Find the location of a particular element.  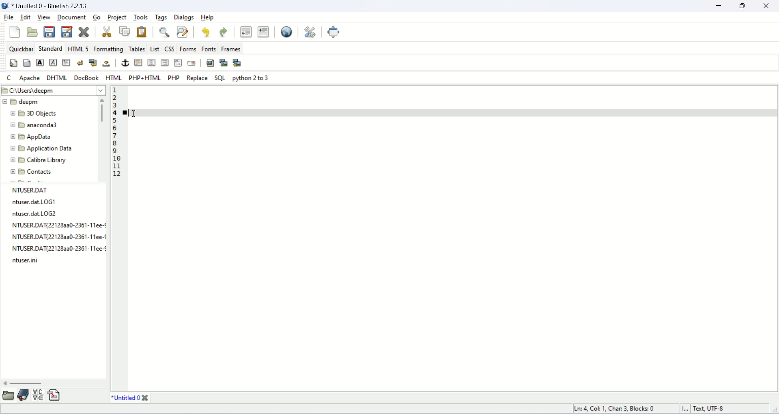

HTML 5 is located at coordinates (79, 48).